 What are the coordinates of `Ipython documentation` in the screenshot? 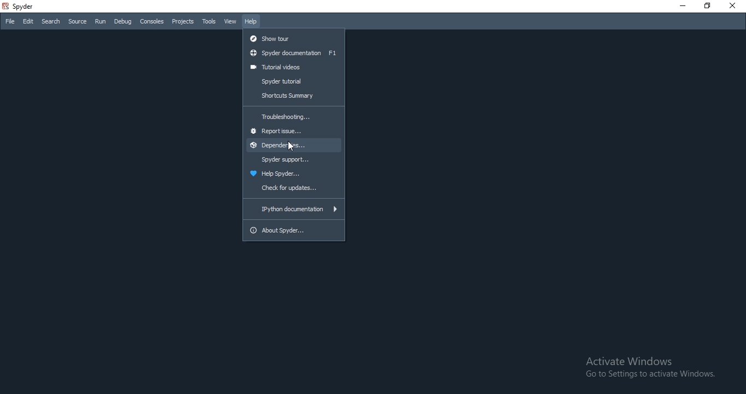 It's located at (294, 210).